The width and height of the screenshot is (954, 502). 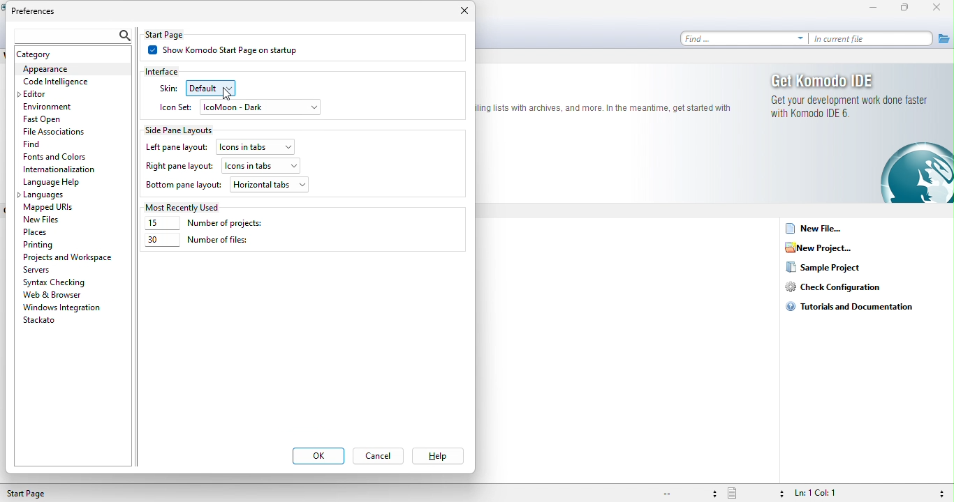 I want to click on help, so click(x=436, y=457).